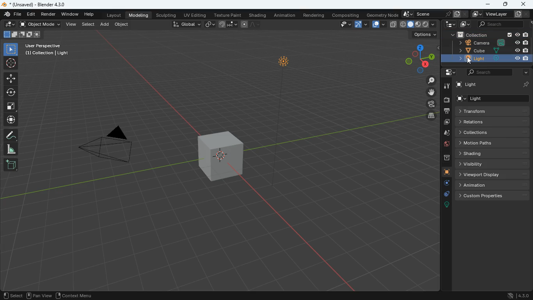 This screenshot has width=533, height=300. I want to click on collections, so click(492, 133).